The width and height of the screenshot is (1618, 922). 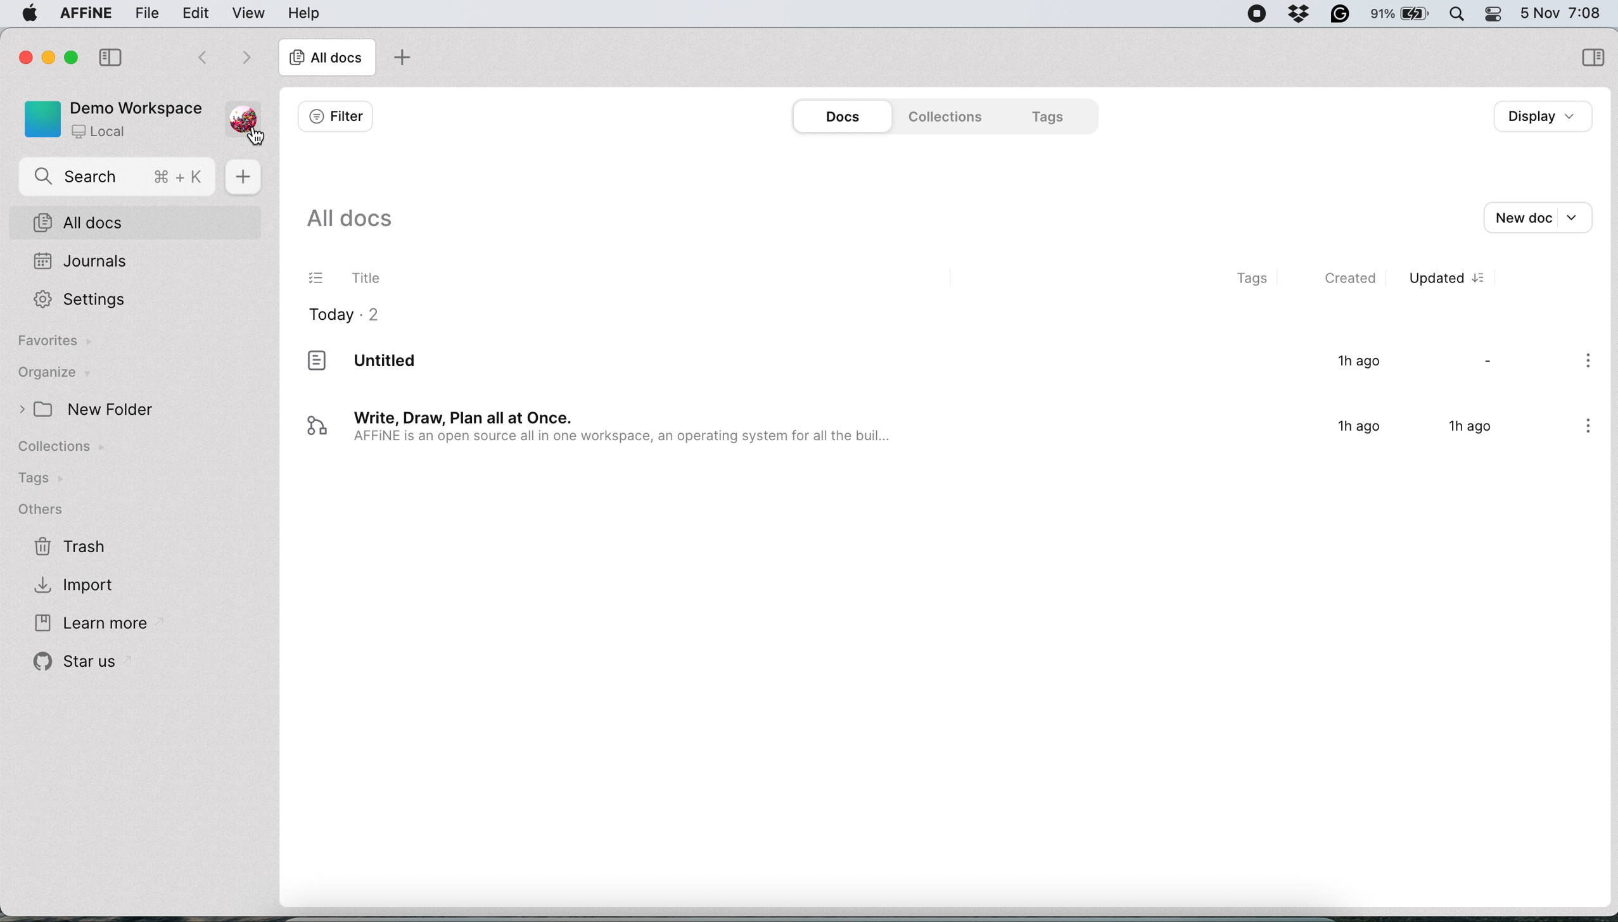 What do you see at coordinates (68, 374) in the screenshot?
I see `organize` at bounding box center [68, 374].